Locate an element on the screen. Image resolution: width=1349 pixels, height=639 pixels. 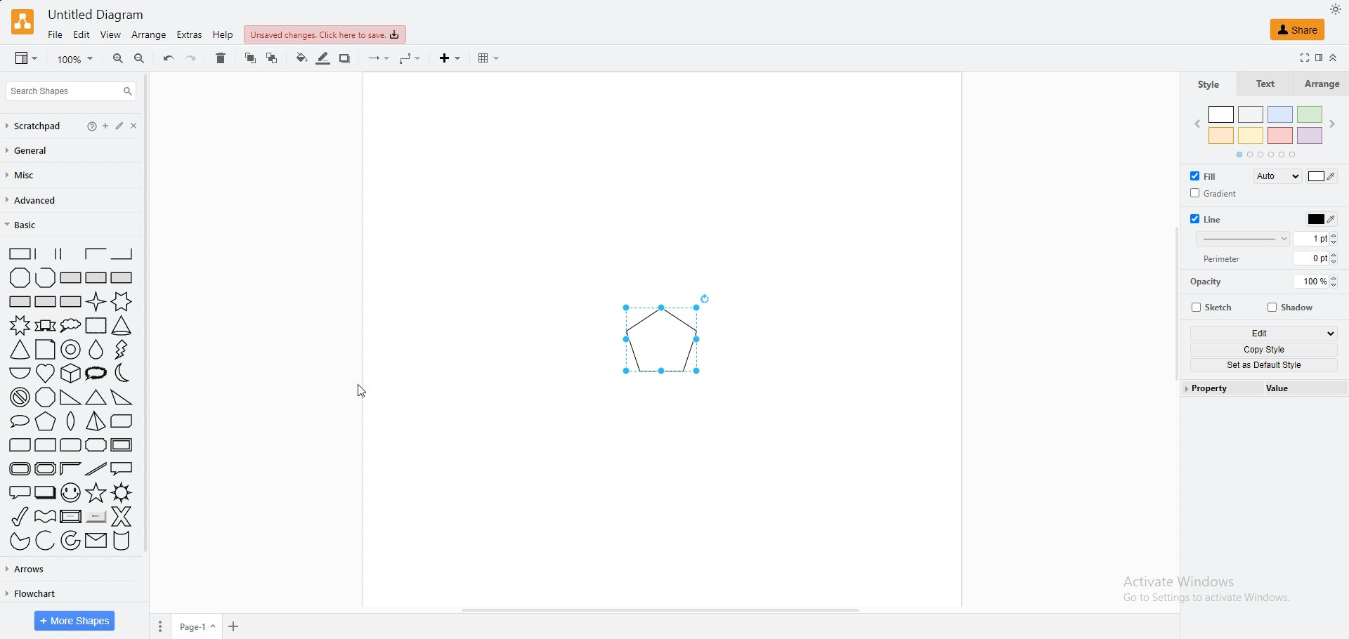
draw.io logo is located at coordinates (24, 20).